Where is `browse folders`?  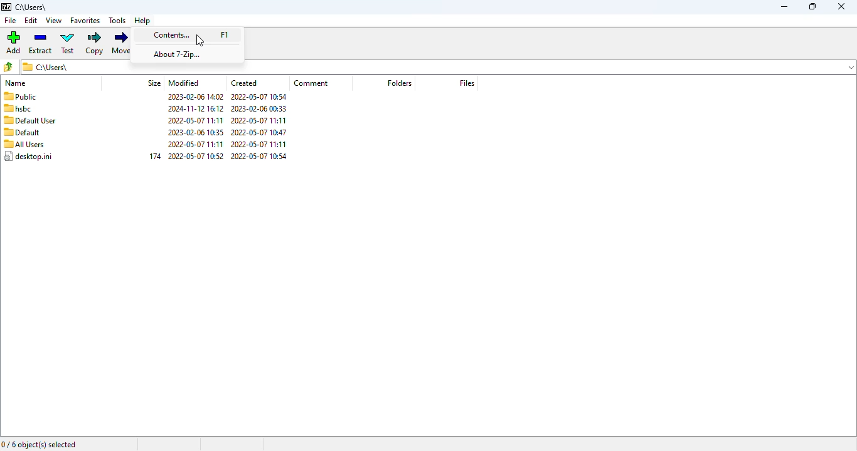
browse folders is located at coordinates (8, 67).